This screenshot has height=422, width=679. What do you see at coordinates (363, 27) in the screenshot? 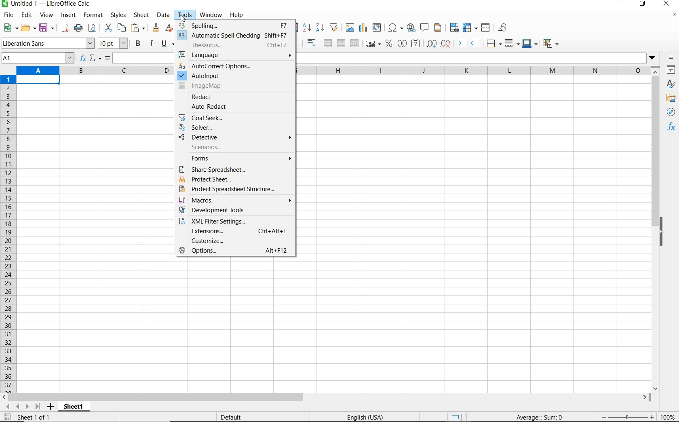
I see `insert chart` at bounding box center [363, 27].